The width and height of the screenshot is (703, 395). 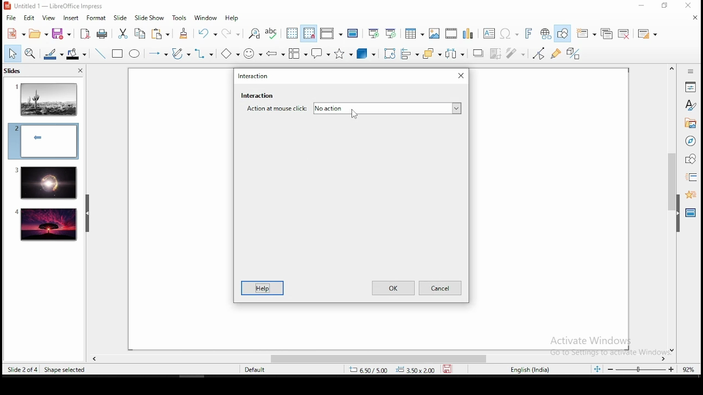 I want to click on 3D objects, so click(x=365, y=54).